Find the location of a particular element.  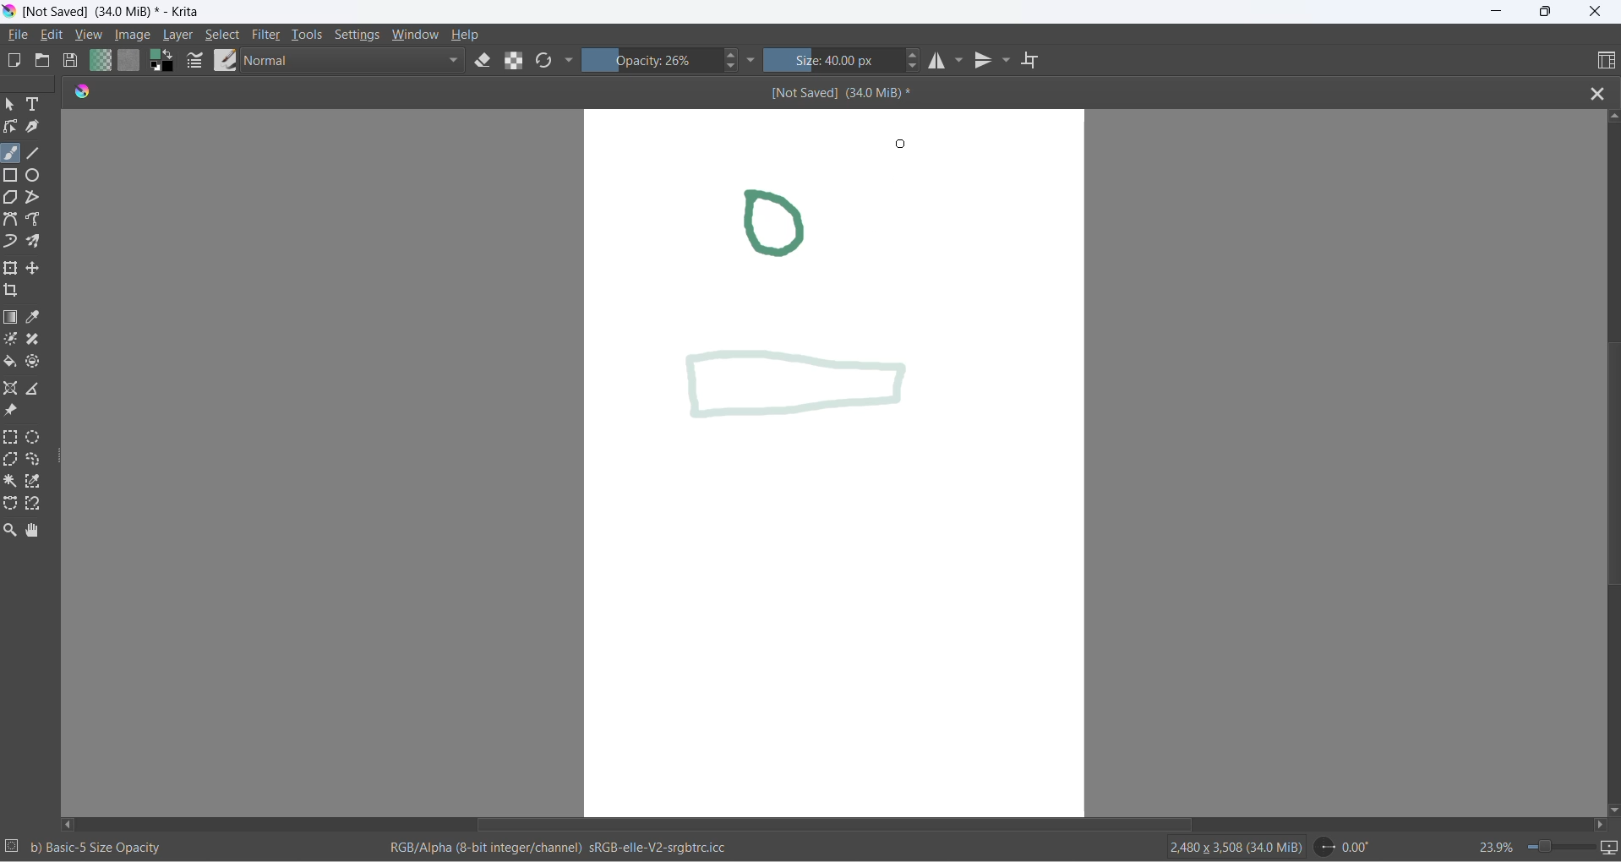

text tool is located at coordinates (41, 108).